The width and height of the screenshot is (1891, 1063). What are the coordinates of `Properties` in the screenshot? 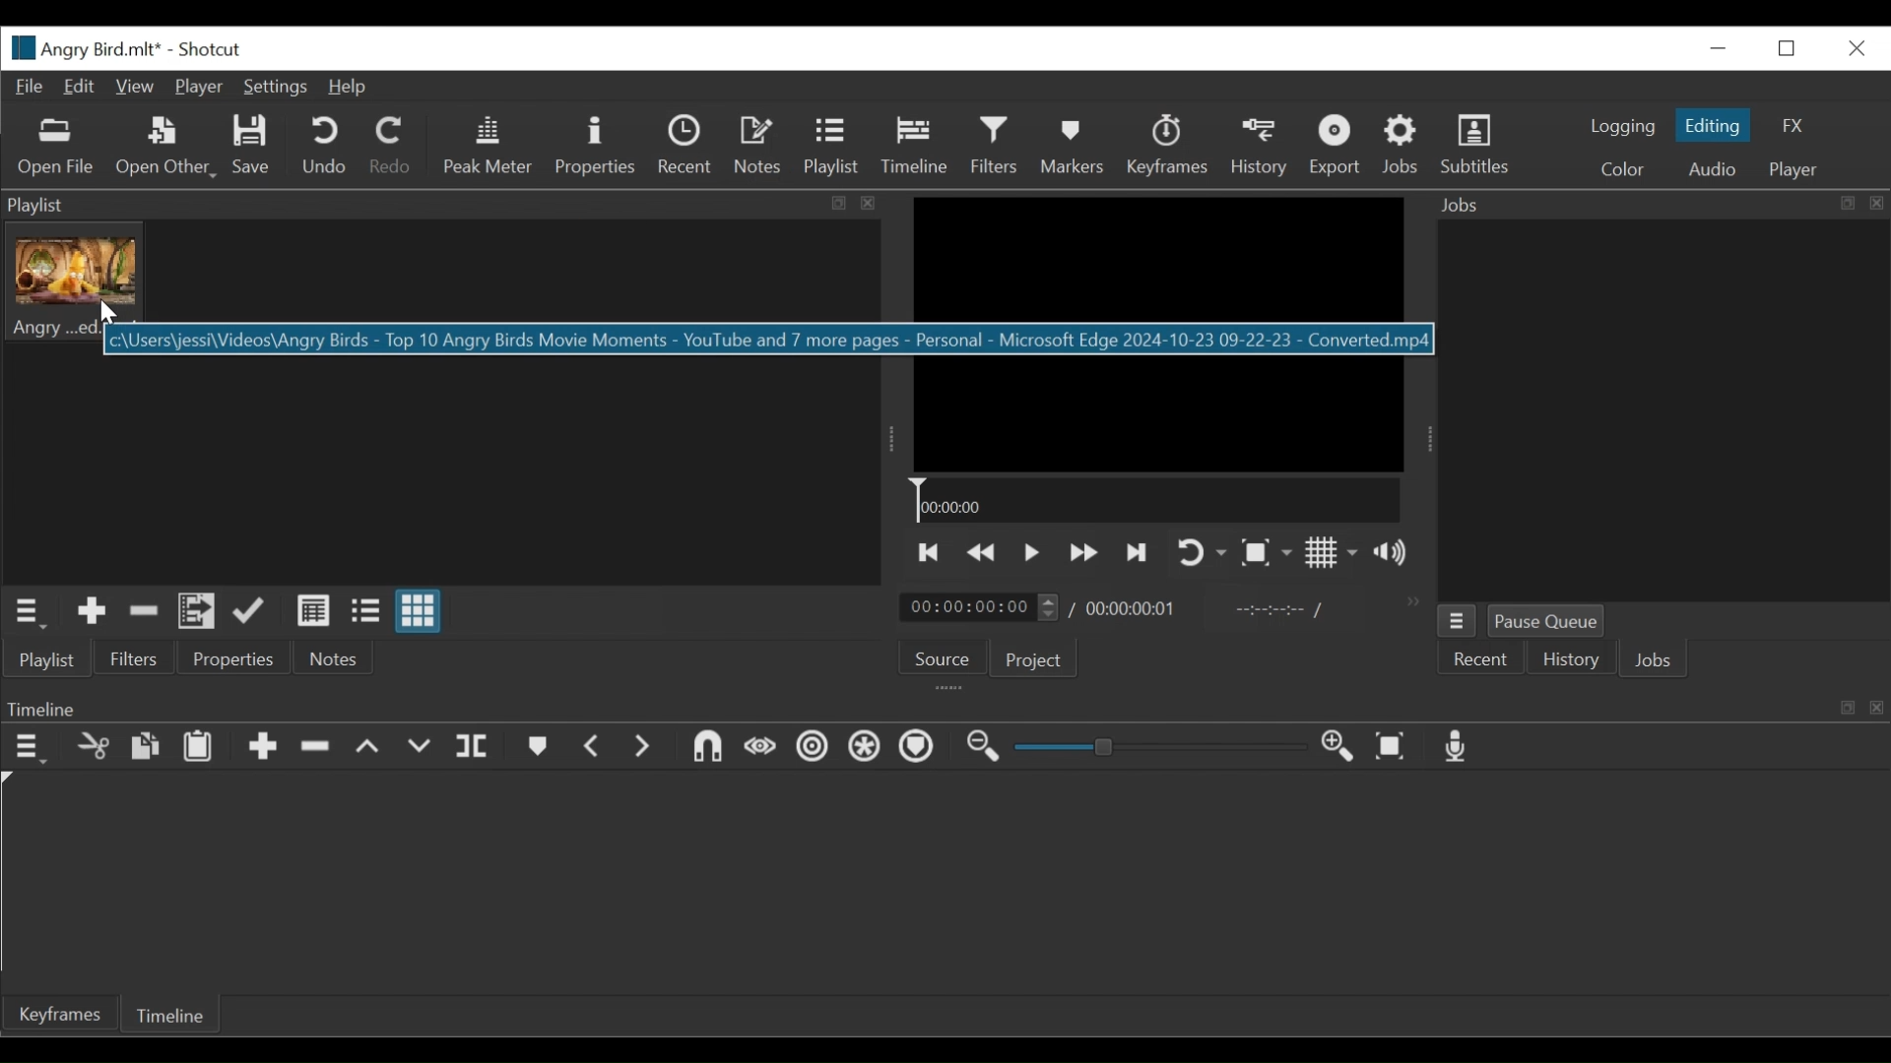 It's located at (232, 657).